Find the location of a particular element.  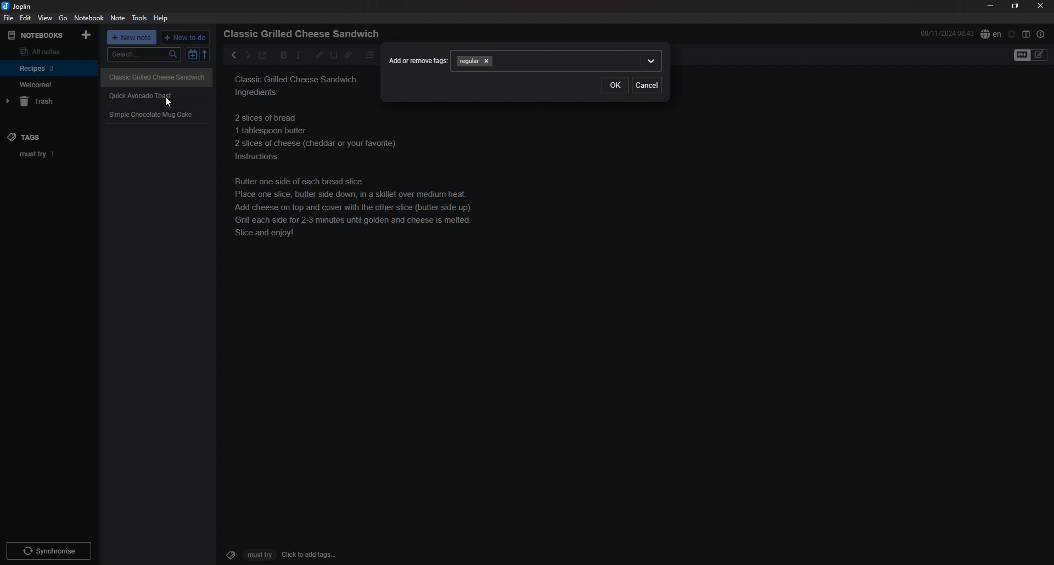

tools is located at coordinates (141, 18).